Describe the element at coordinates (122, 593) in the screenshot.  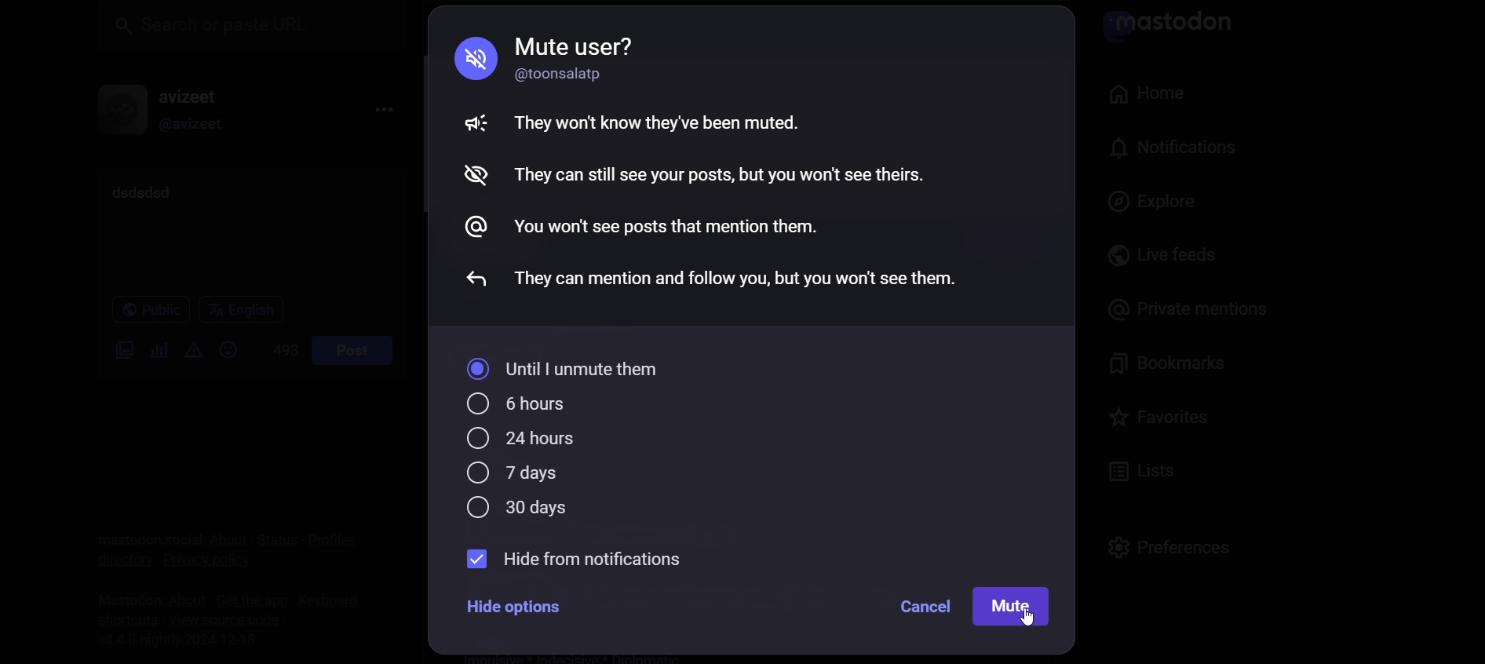
I see `text` at that location.